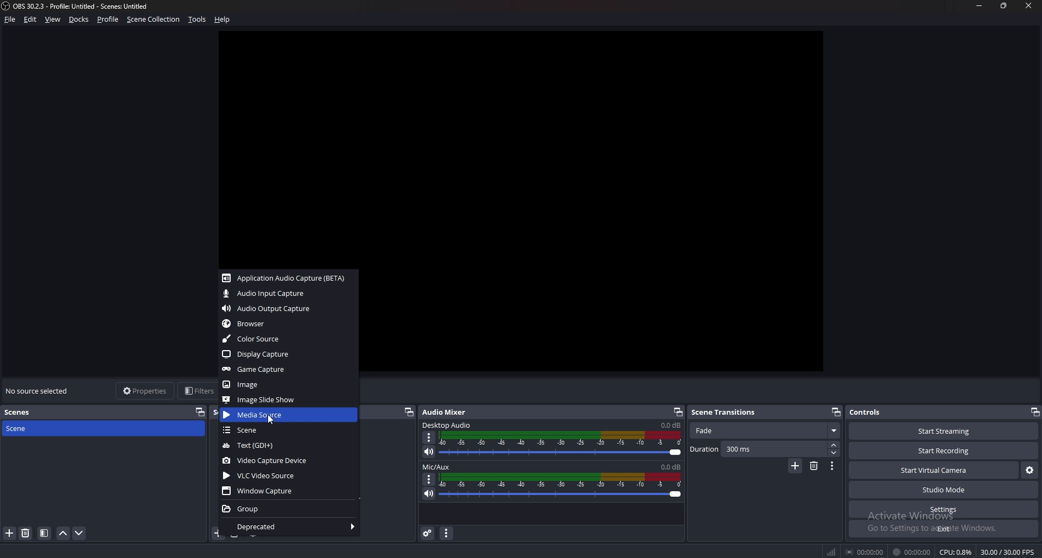 The width and height of the screenshot is (1042, 558). Describe the element at coordinates (408, 413) in the screenshot. I see `Pop out` at that location.